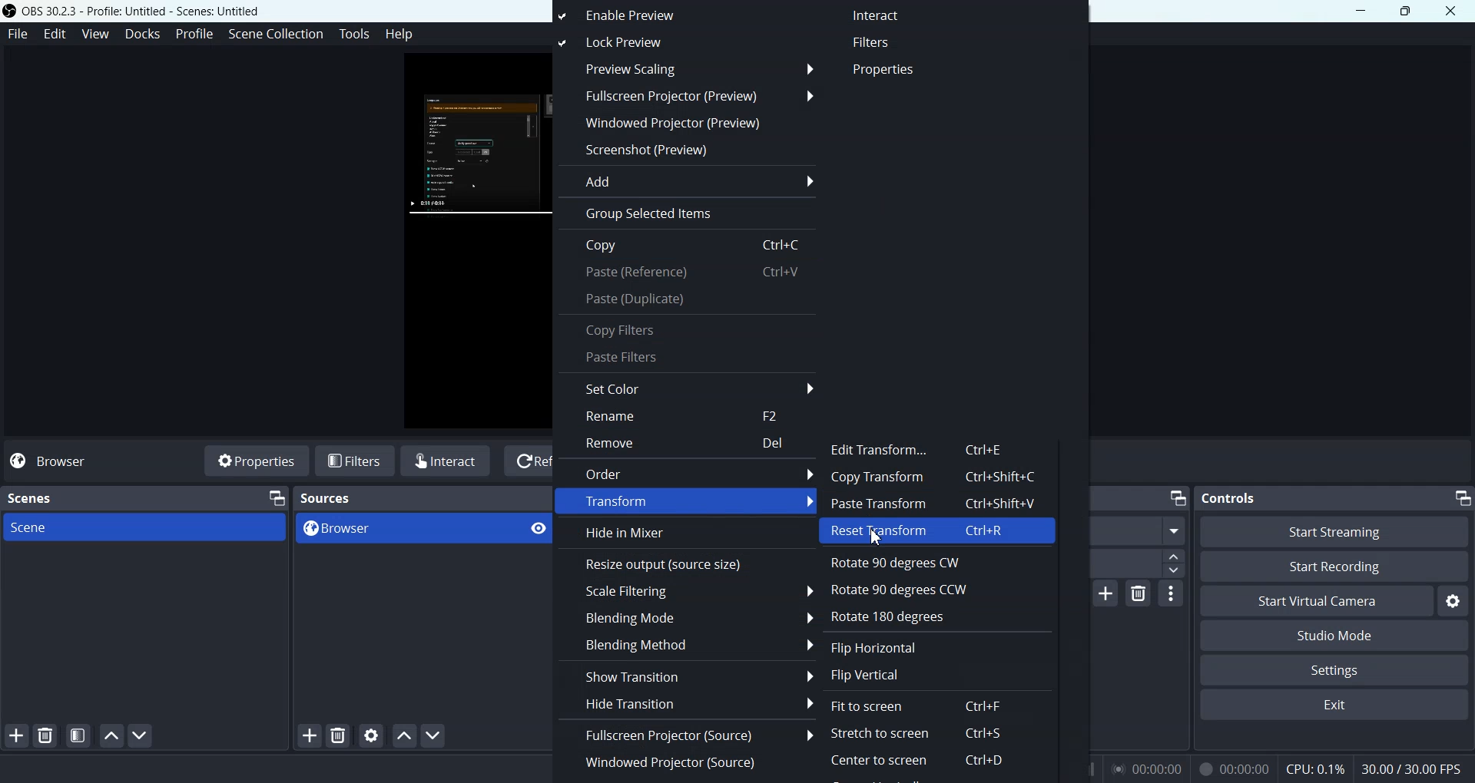 The height and width of the screenshot is (783, 1475). Describe the element at coordinates (32, 498) in the screenshot. I see `Scenes` at that location.